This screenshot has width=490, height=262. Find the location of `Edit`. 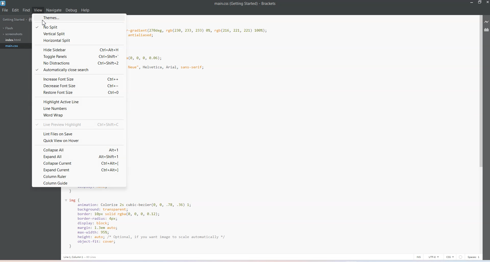

Edit is located at coordinates (15, 10).